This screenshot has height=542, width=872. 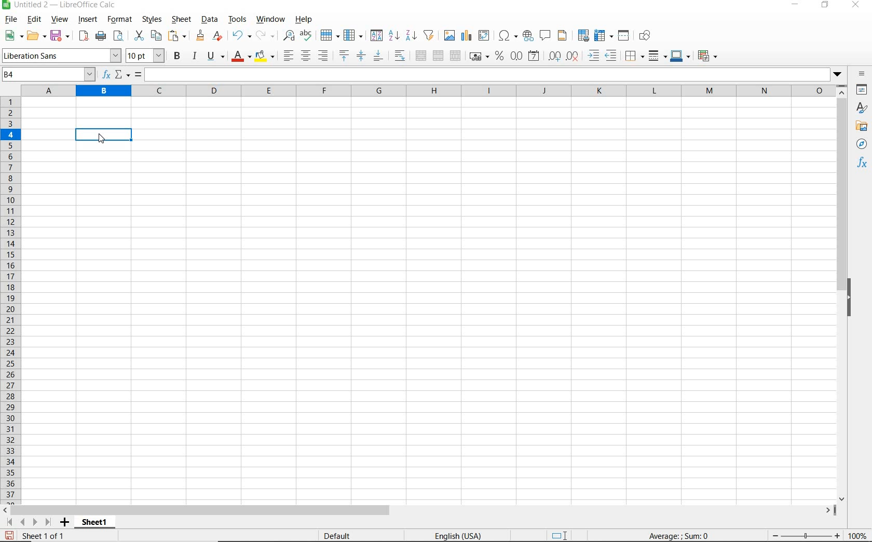 I want to click on format as number, so click(x=517, y=57).